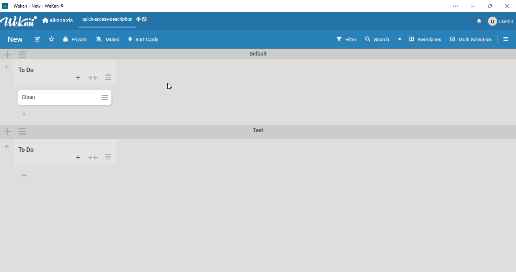 The image size is (516, 272). What do you see at coordinates (78, 158) in the screenshot?
I see `add card to top of list` at bounding box center [78, 158].